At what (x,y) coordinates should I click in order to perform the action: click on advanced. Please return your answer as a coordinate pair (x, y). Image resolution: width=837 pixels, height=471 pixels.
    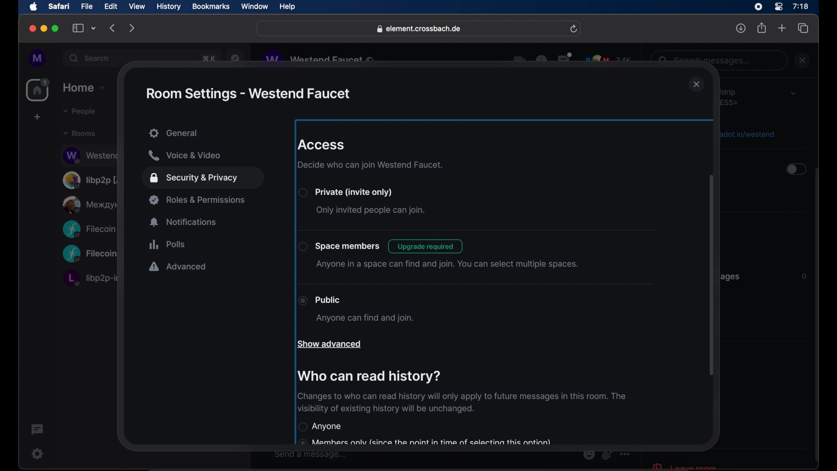
    Looking at the image, I should click on (178, 267).